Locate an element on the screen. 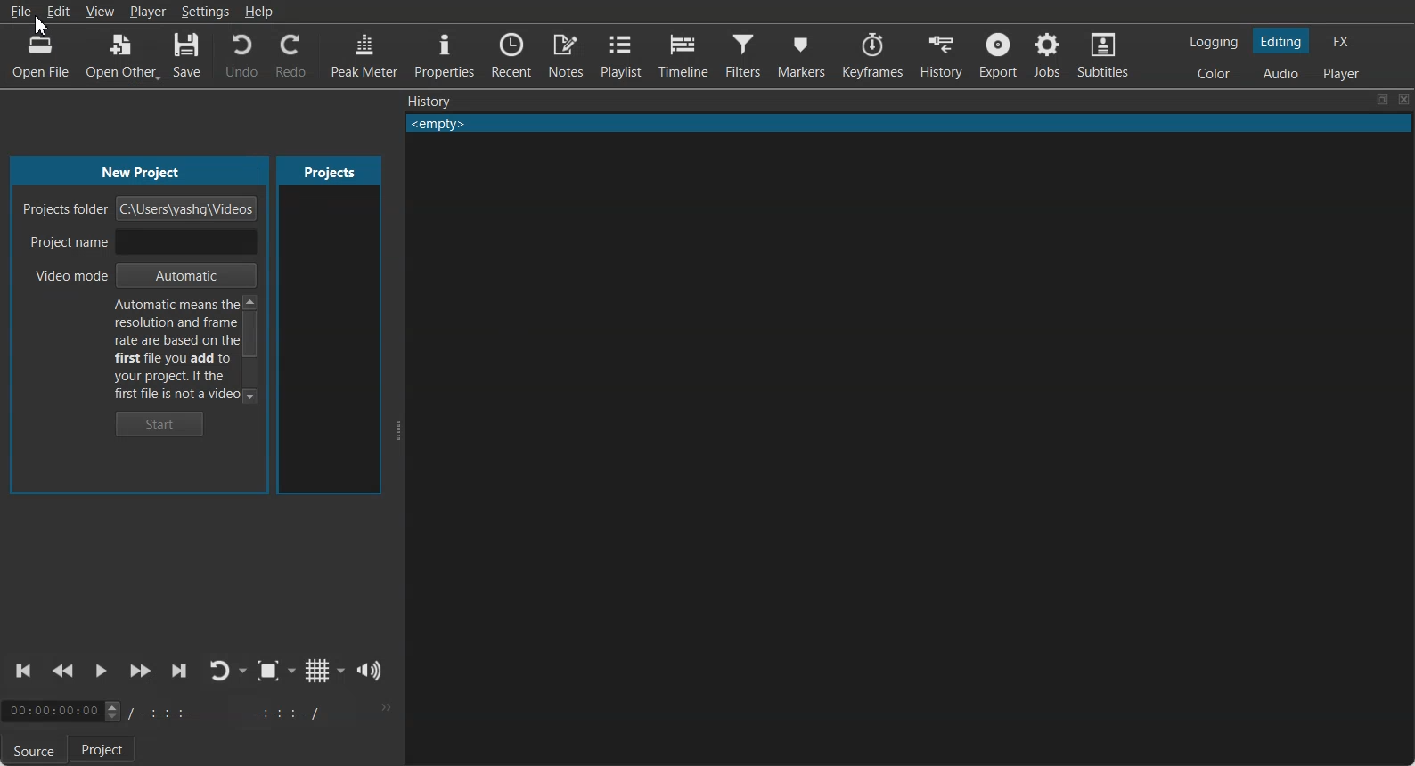 The width and height of the screenshot is (1415, 766). Drop down box is located at coordinates (292, 671).